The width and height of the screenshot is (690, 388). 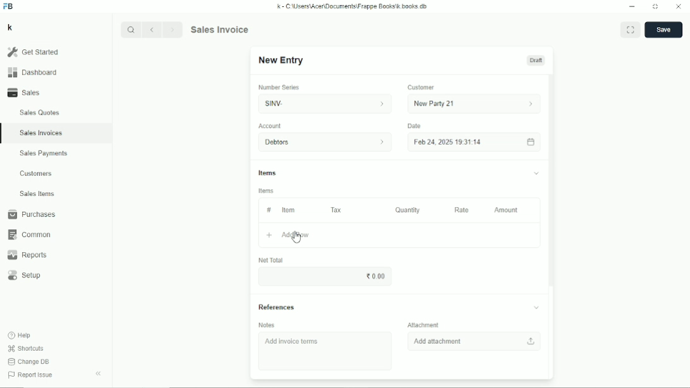 What do you see at coordinates (536, 60) in the screenshot?
I see `Draft` at bounding box center [536, 60].